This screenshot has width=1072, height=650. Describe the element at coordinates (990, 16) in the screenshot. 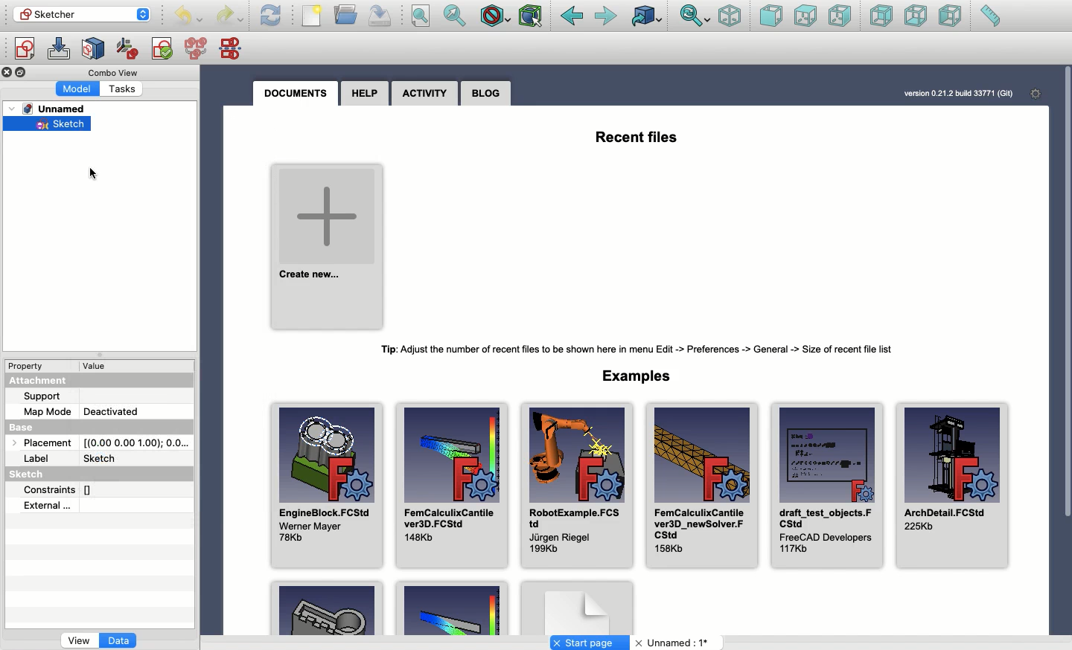

I see `Measure` at that location.